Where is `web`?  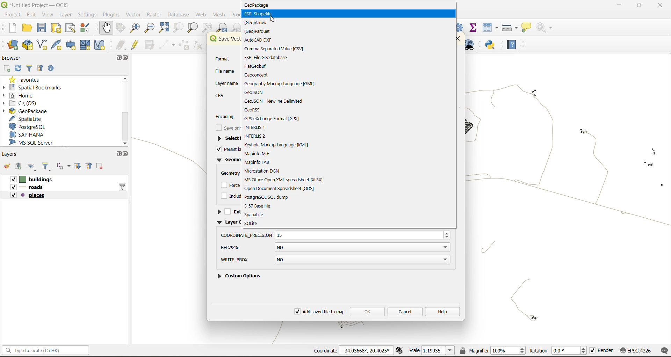 web is located at coordinates (200, 15).